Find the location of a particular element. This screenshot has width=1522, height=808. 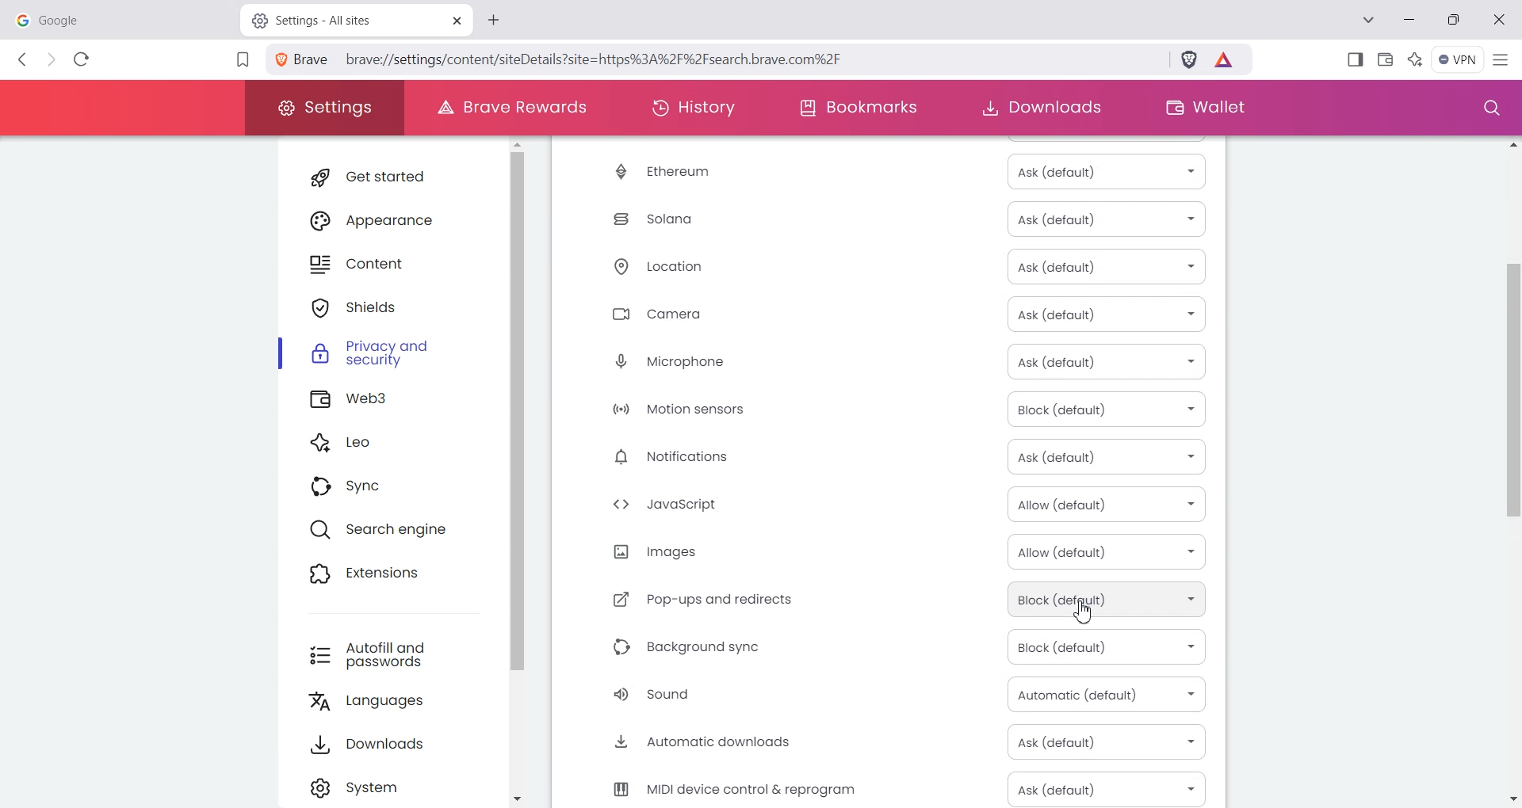

Settings is located at coordinates (399, 788).